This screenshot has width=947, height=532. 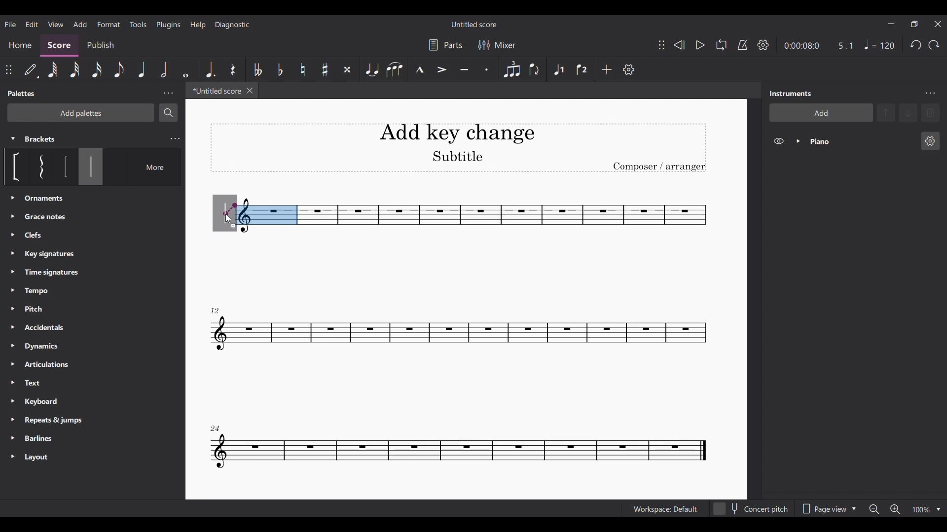 I want to click on Minimize, so click(x=890, y=24).